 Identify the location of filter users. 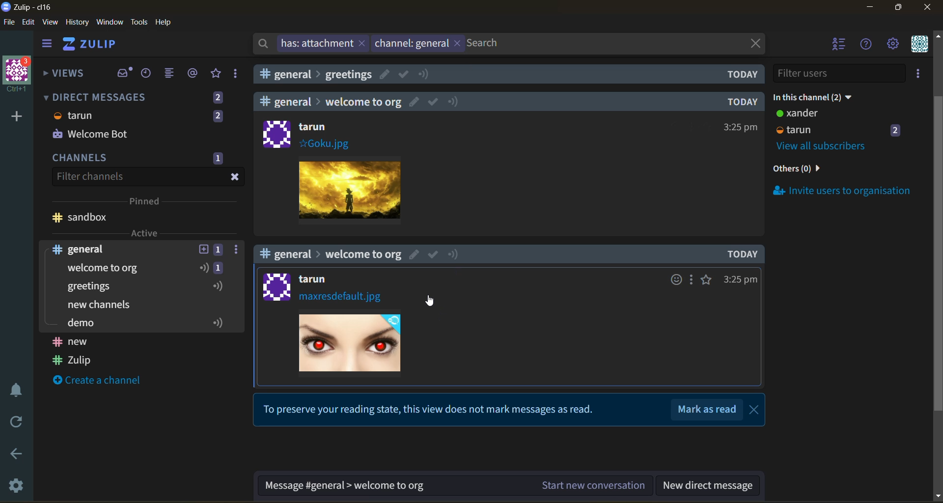
(838, 74).